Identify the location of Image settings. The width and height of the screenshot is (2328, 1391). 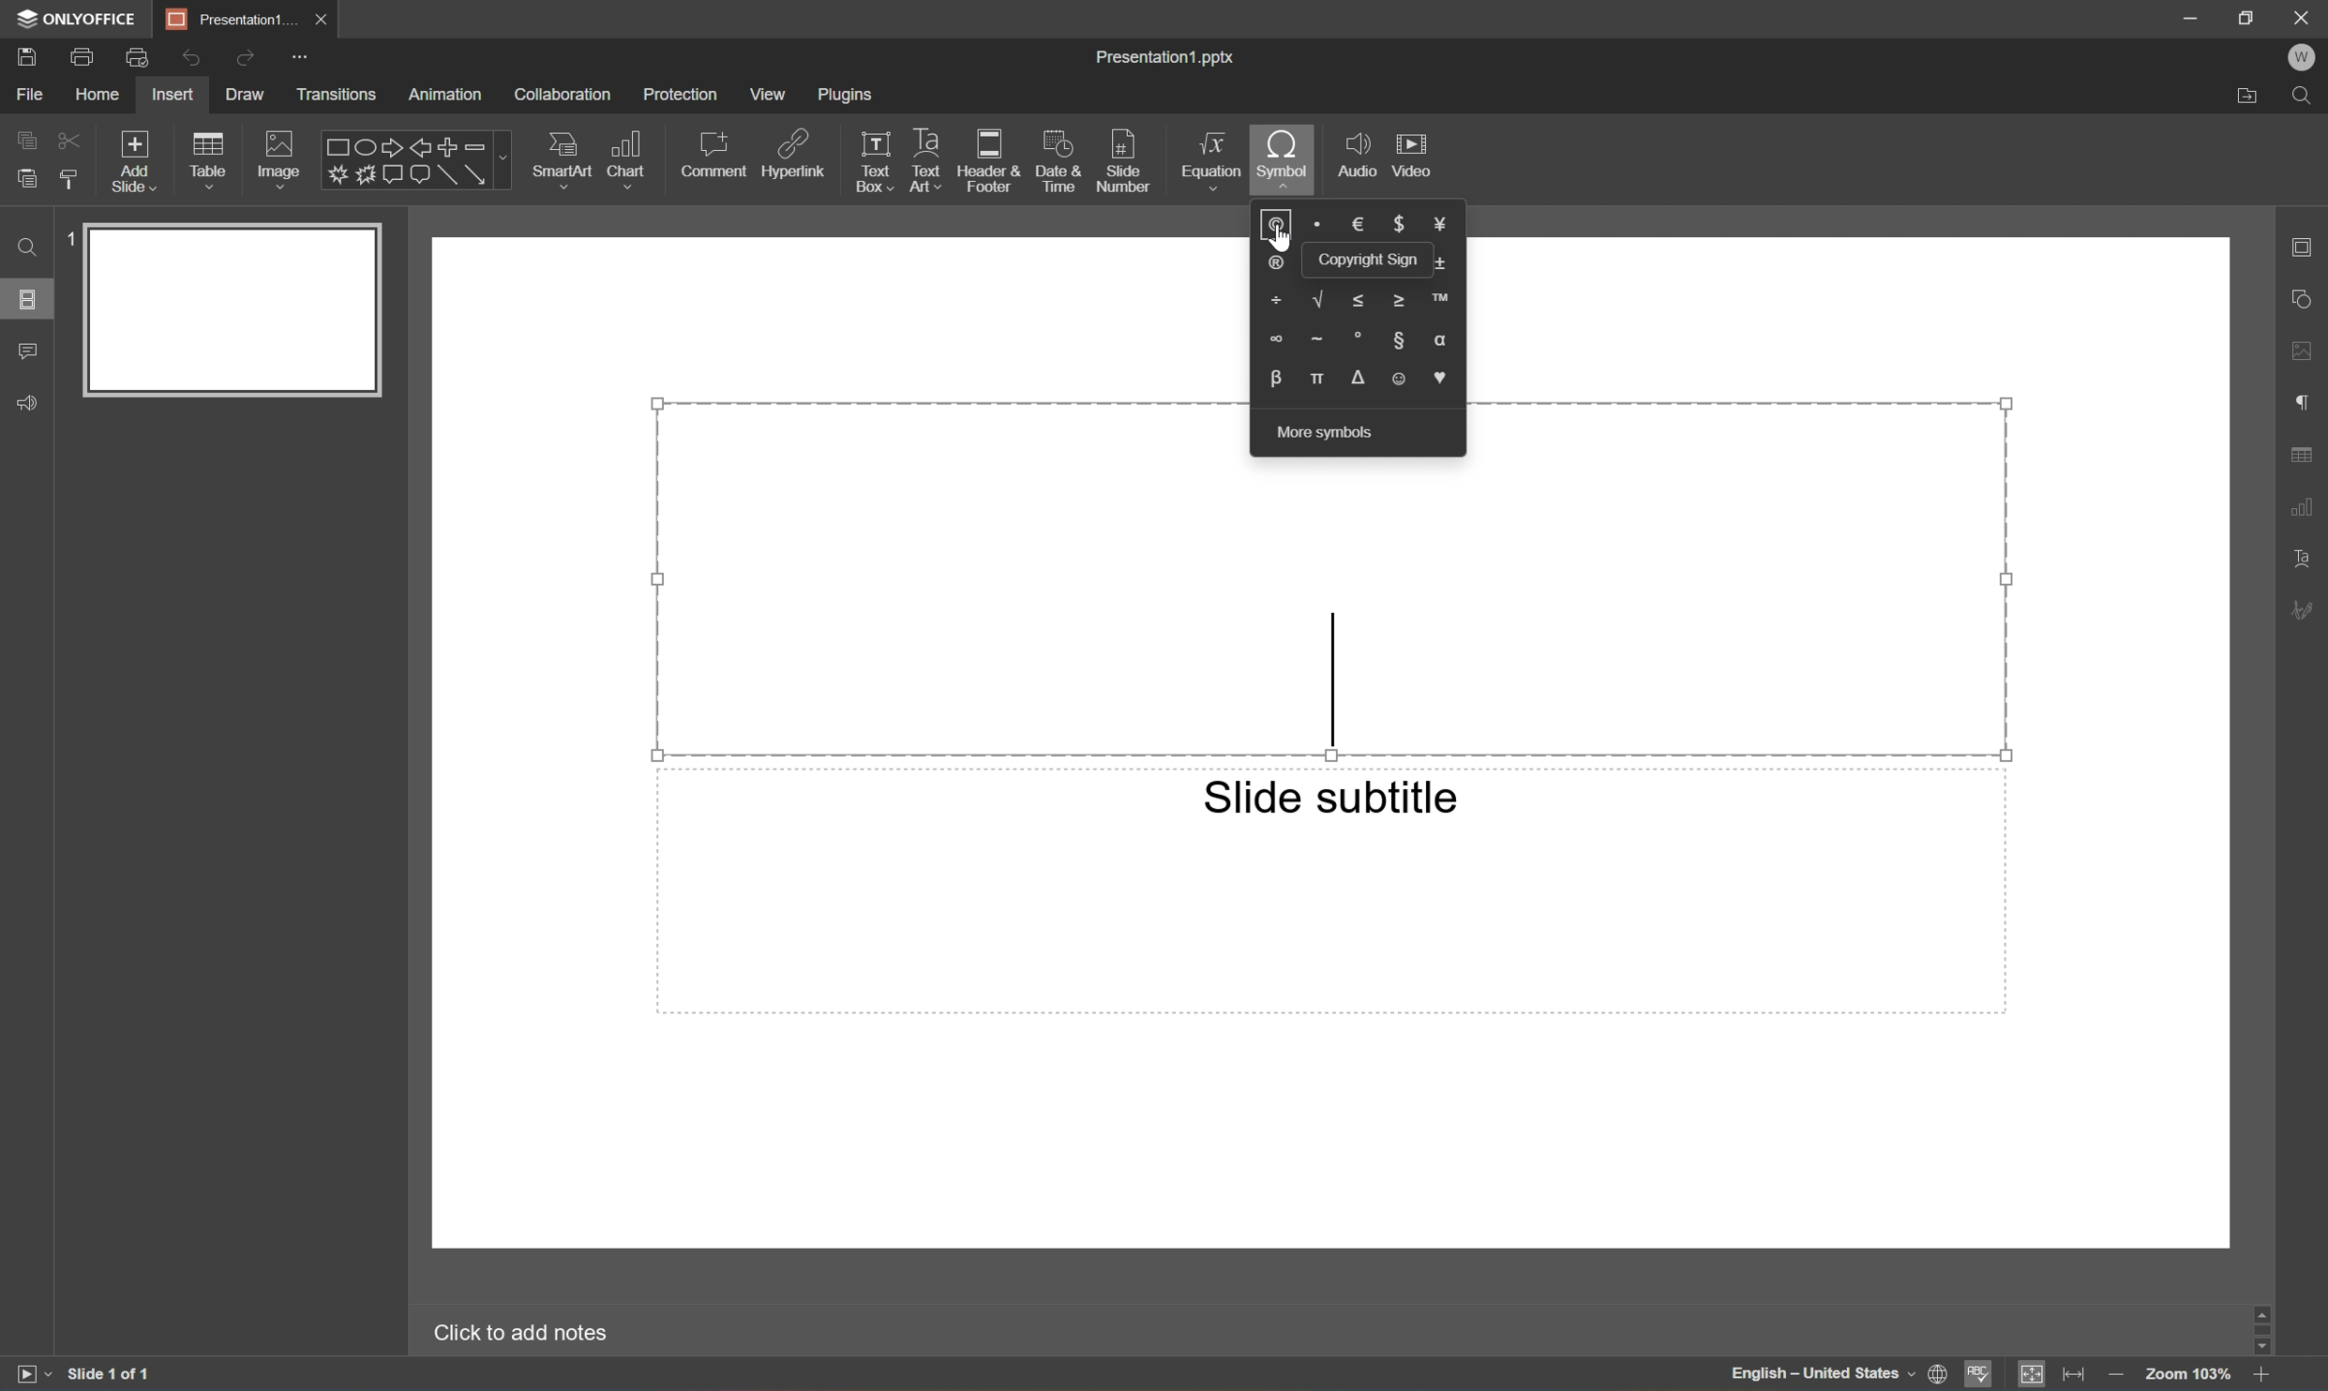
(2310, 353).